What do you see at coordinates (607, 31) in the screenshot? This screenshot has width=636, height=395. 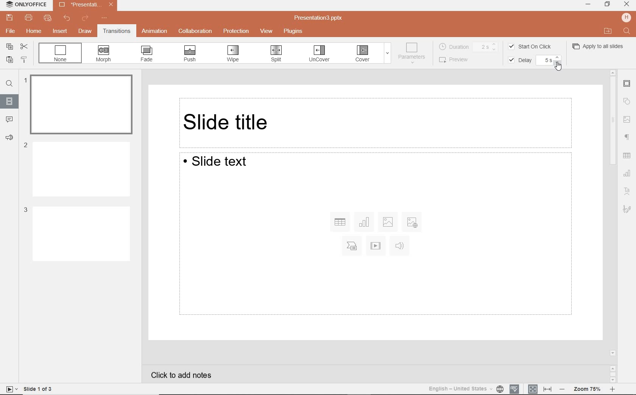 I see `OPEN FILE LOCATION` at bounding box center [607, 31].